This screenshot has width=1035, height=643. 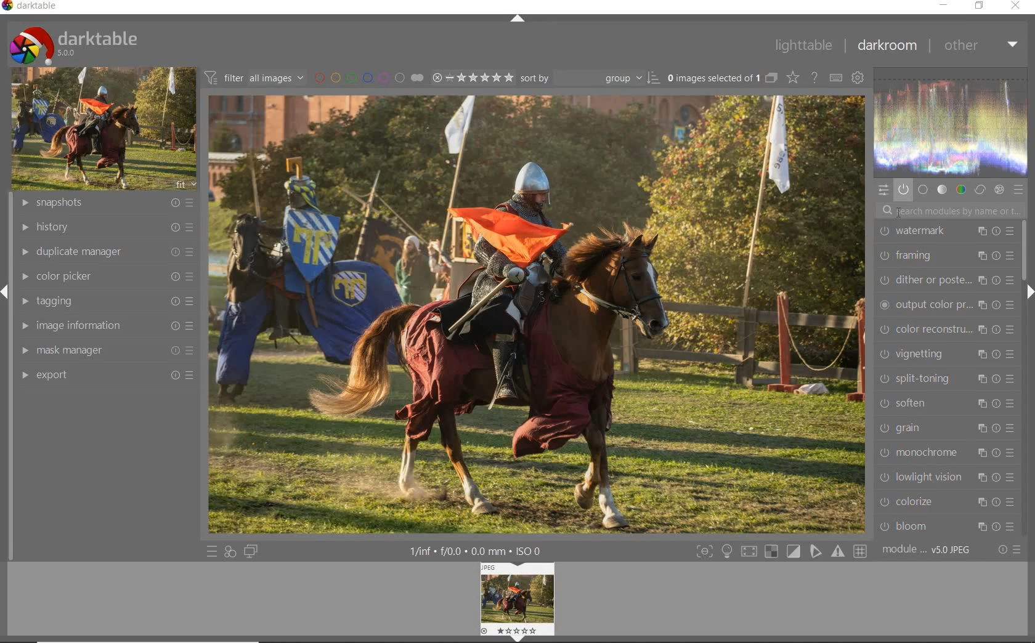 I want to click on vignetting, so click(x=946, y=355).